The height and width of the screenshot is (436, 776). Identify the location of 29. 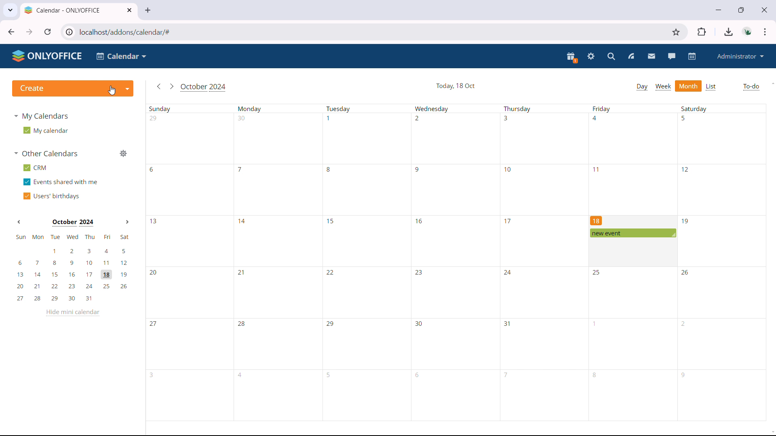
(154, 118).